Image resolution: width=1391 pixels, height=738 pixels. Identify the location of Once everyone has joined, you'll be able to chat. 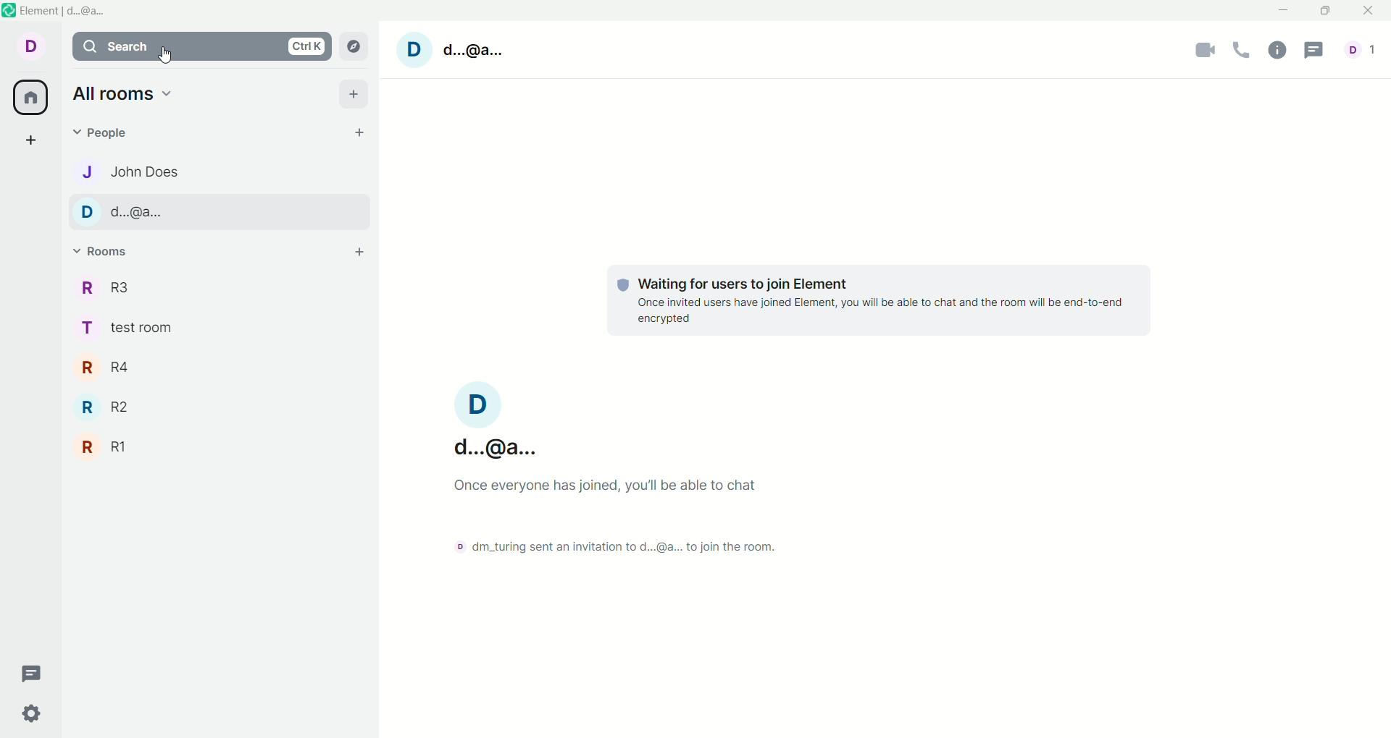
(609, 486).